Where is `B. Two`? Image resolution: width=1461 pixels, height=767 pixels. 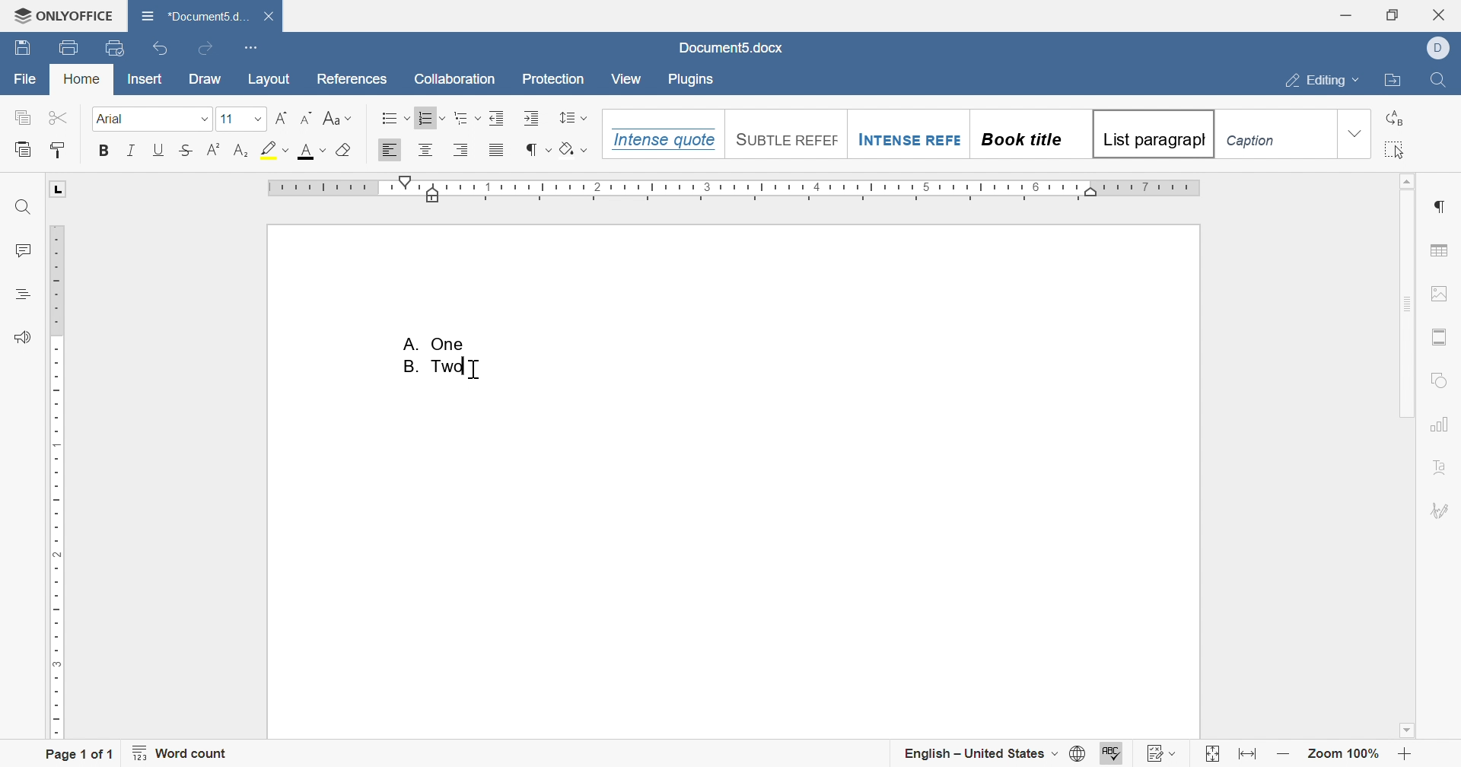 B. Two is located at coordinates (439, 367).